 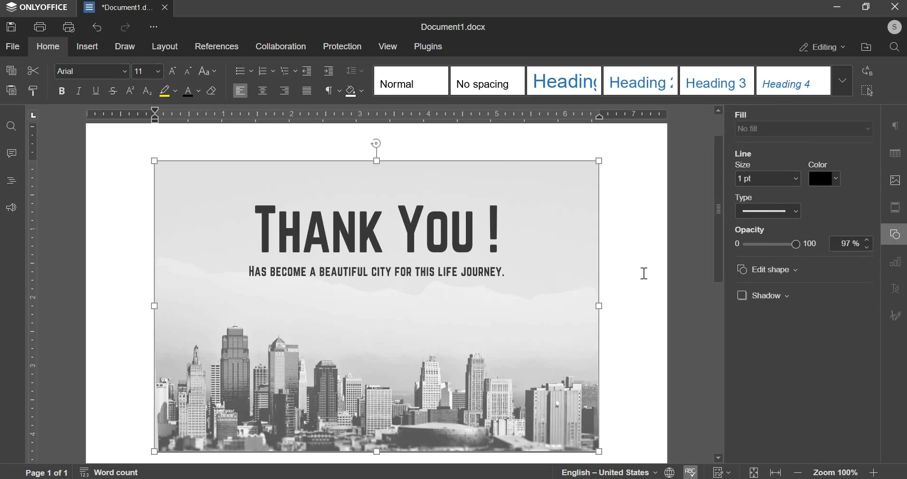 What do you see at coordinates (124, 27) in the screenshot?
I see `redo` at bounding box center [124, 27].